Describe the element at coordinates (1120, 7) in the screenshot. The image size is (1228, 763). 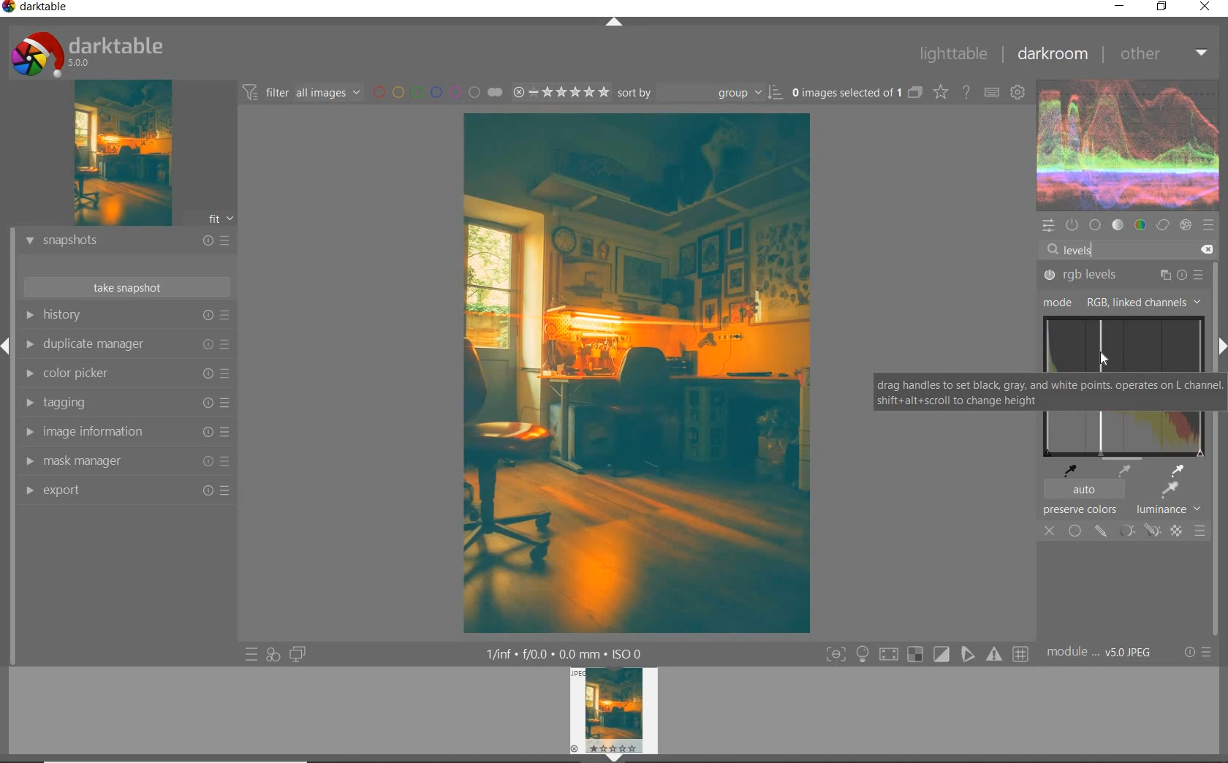
I see `minimize` at that location.